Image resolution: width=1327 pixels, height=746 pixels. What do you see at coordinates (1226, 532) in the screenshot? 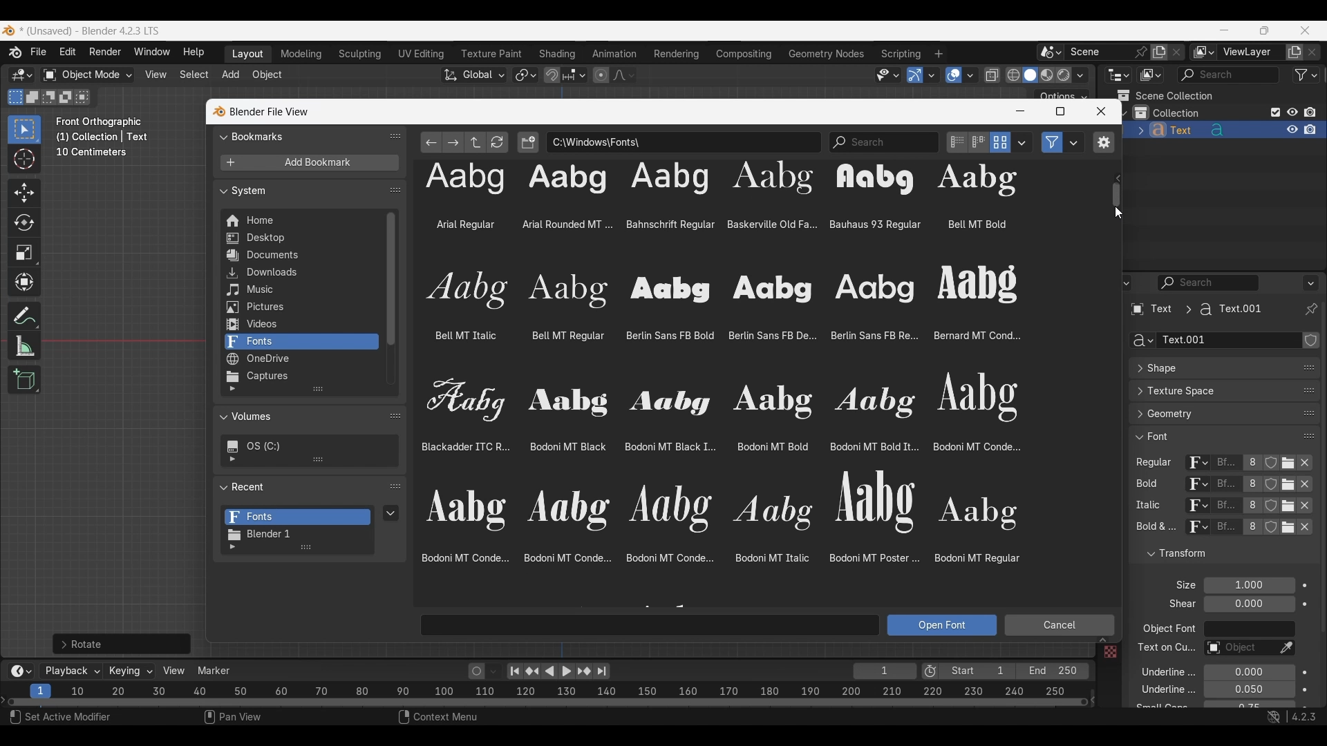
I see `name of current font` at bounding box center [1226, 532].